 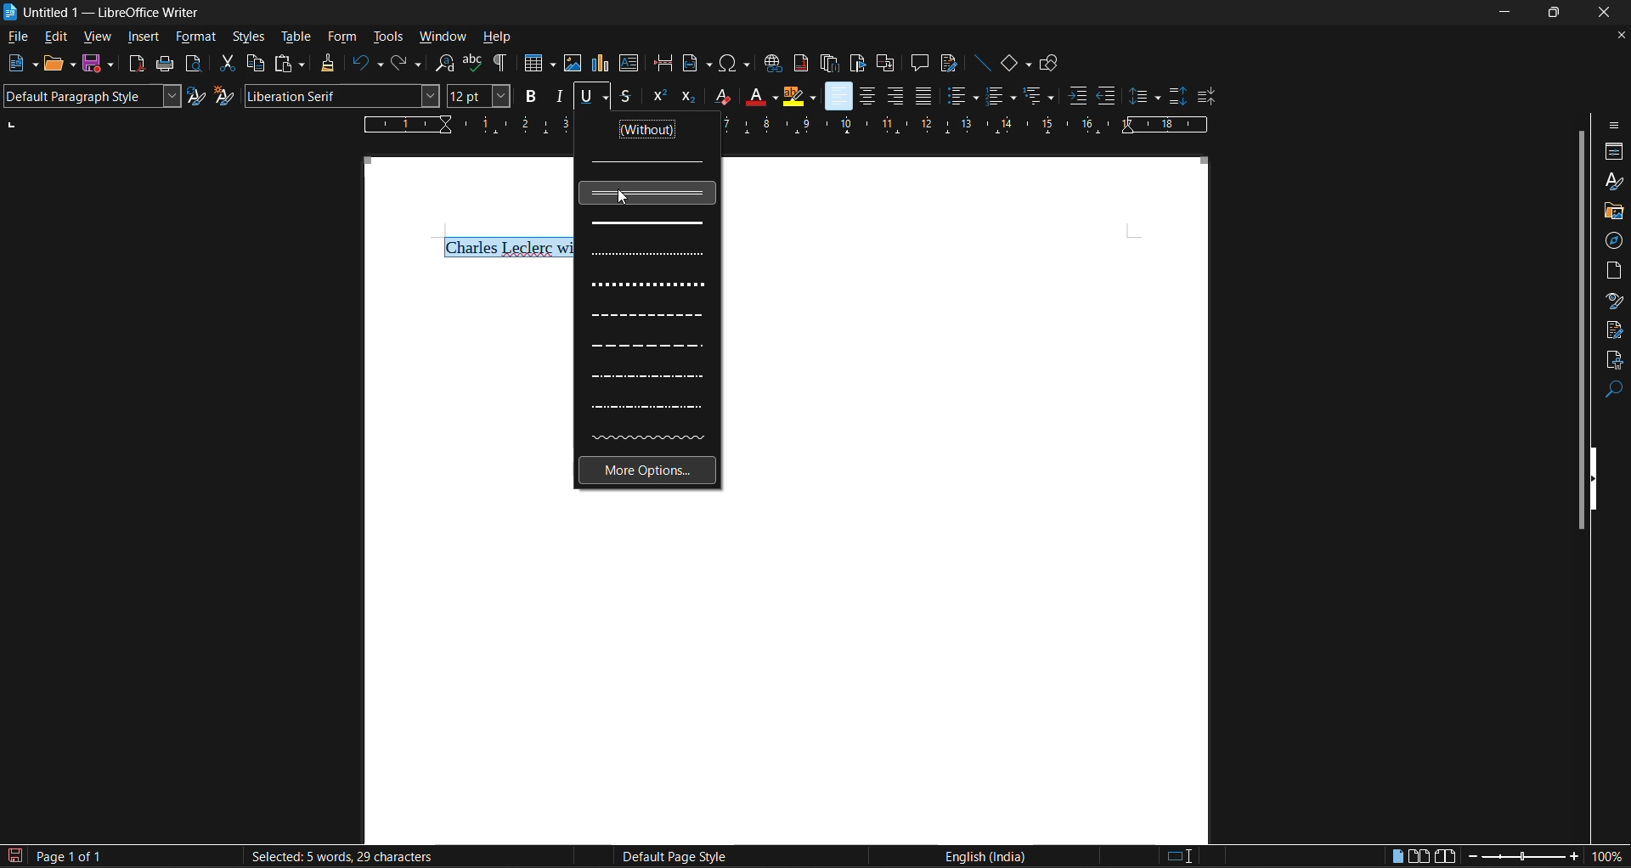 I want to click on print, so click(x=163, y=63).